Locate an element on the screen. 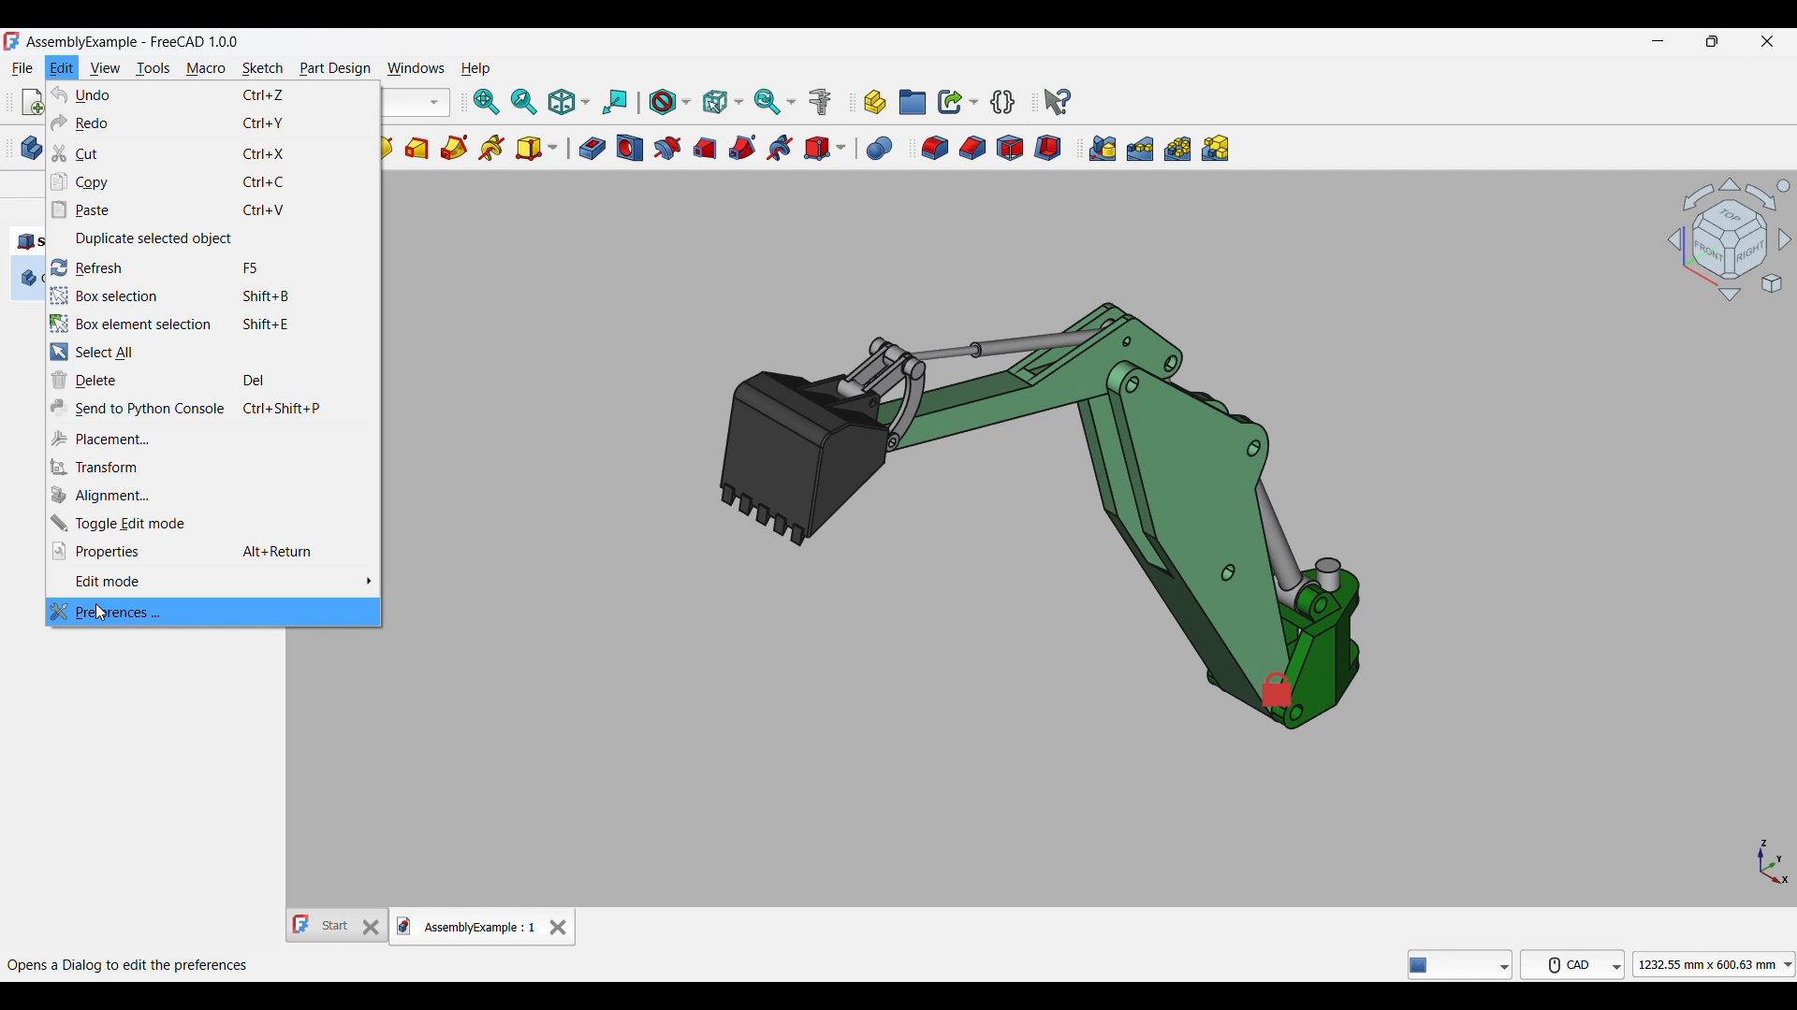  Preferences, highlighted is located at coordinates (213, 612).